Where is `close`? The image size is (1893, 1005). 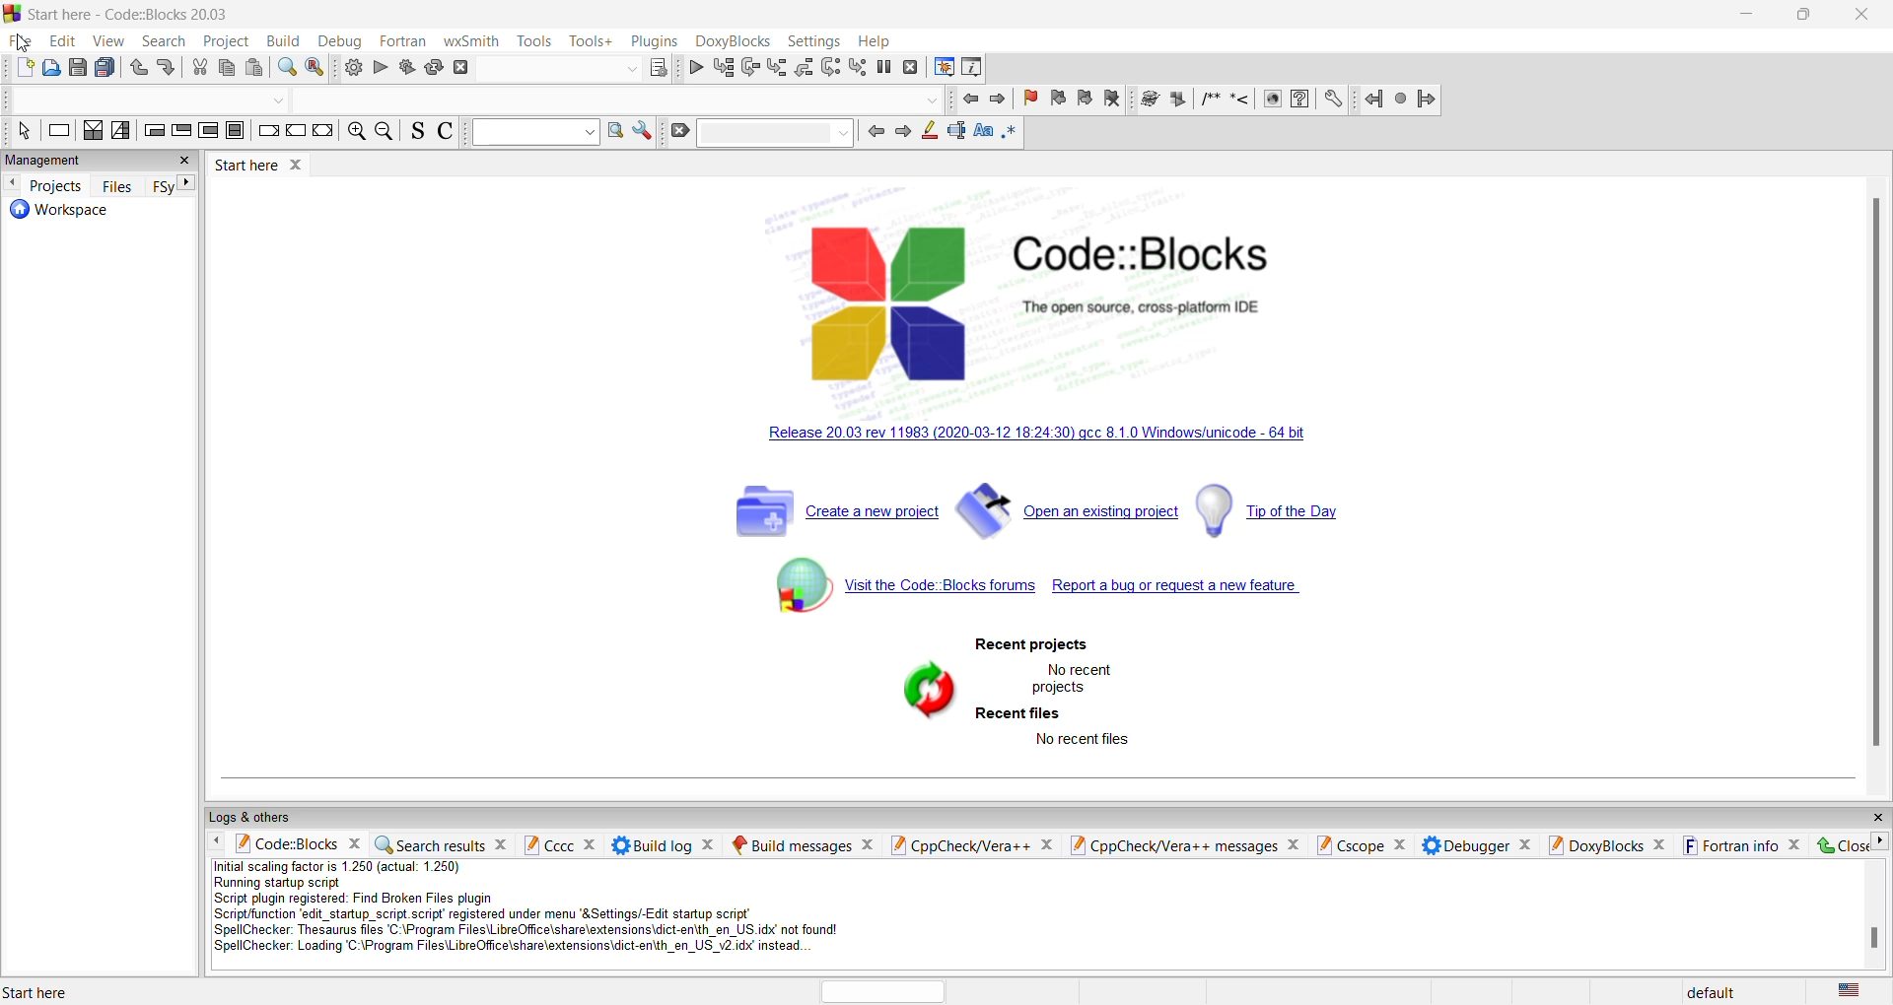 close is located at coordinates (1661, 844).